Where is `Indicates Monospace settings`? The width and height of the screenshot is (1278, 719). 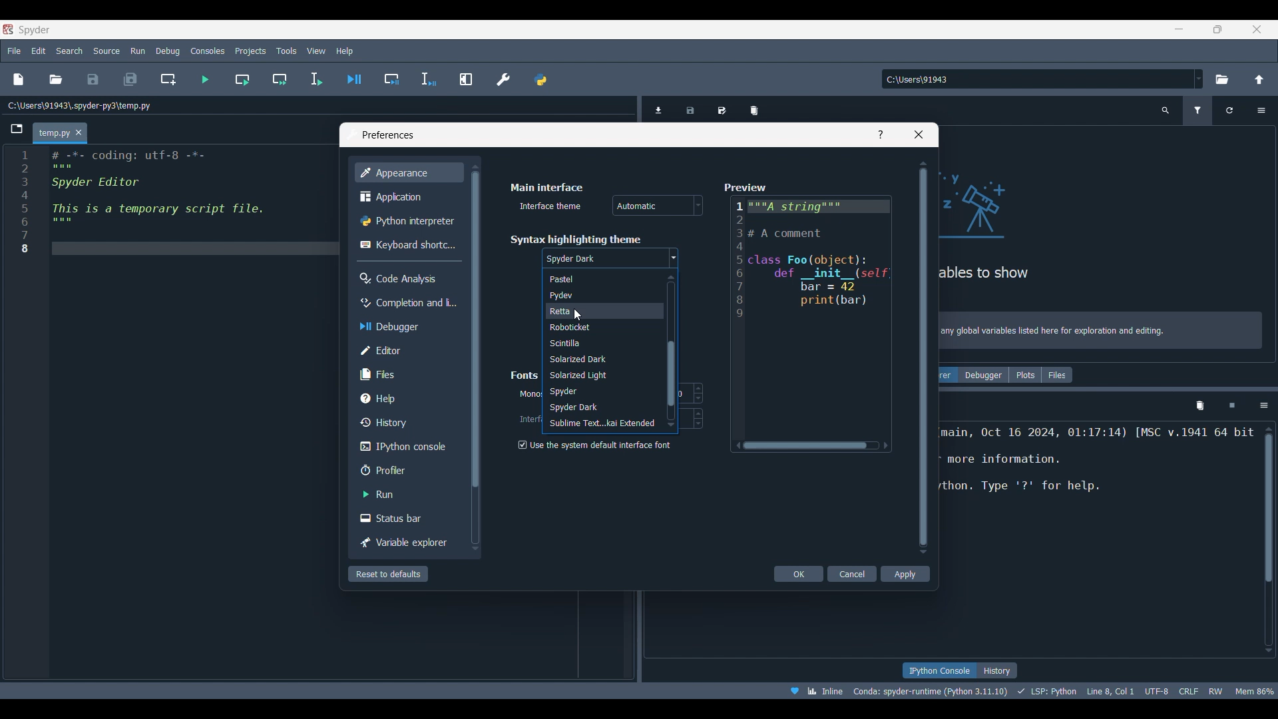 Indicates Monospace settings is located at coordinates (529, 395).